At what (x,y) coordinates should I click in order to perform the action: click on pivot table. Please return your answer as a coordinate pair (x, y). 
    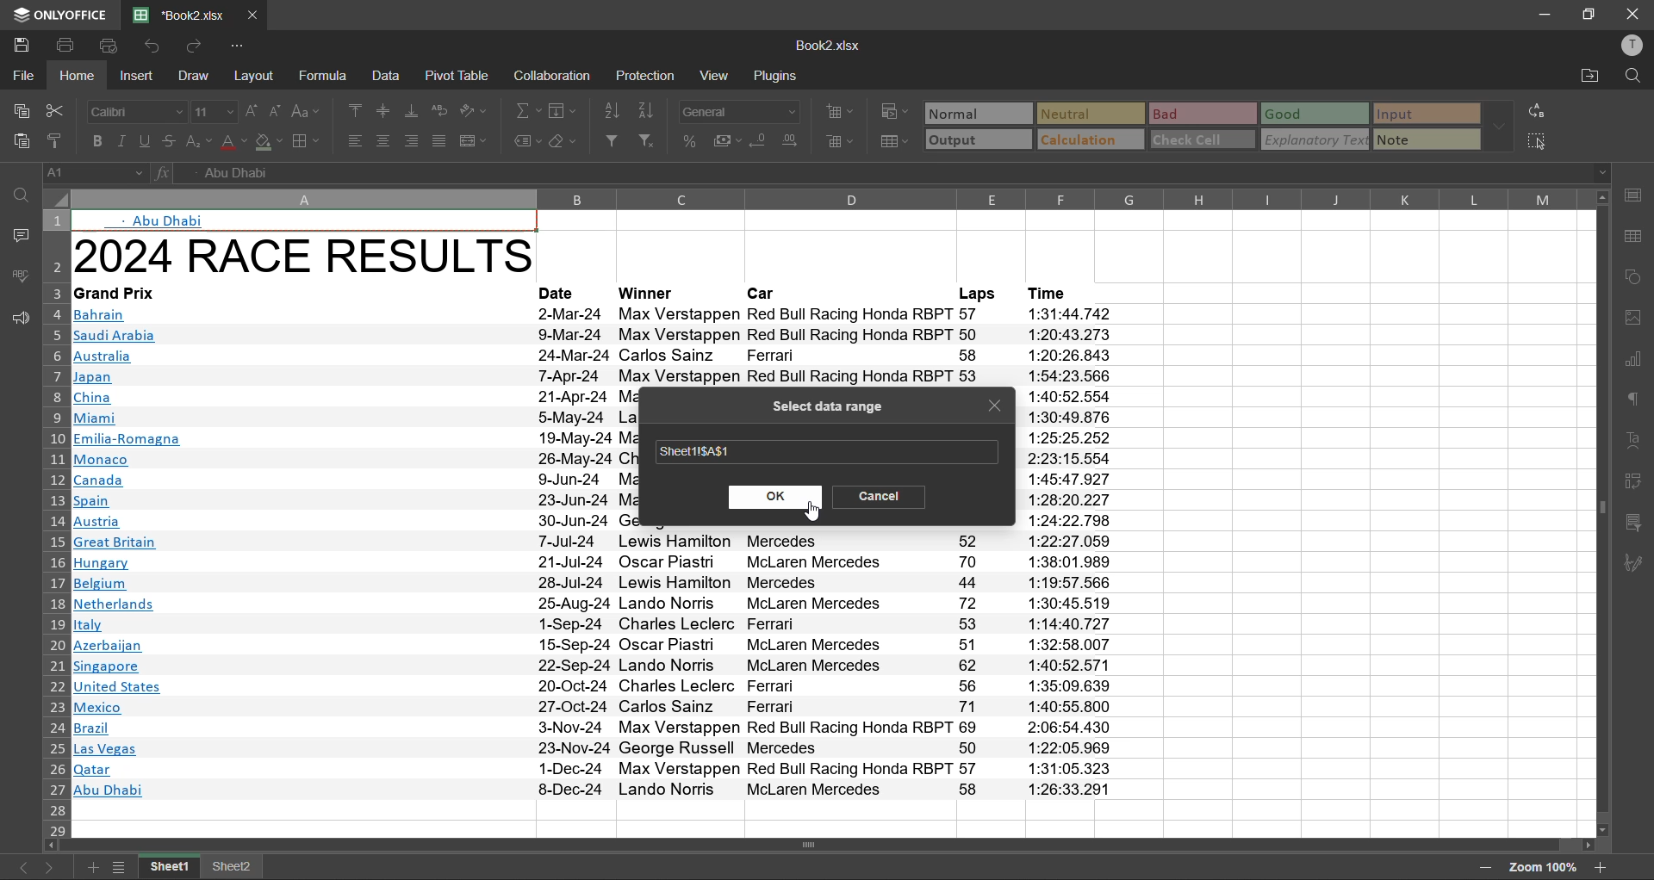
    Looking at the image, I should click on (457, 77).